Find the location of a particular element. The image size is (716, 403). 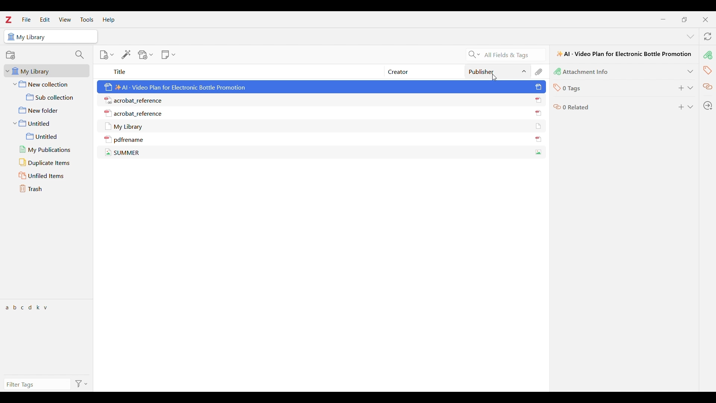

Attachment Info is located at coordinates (587, 72).